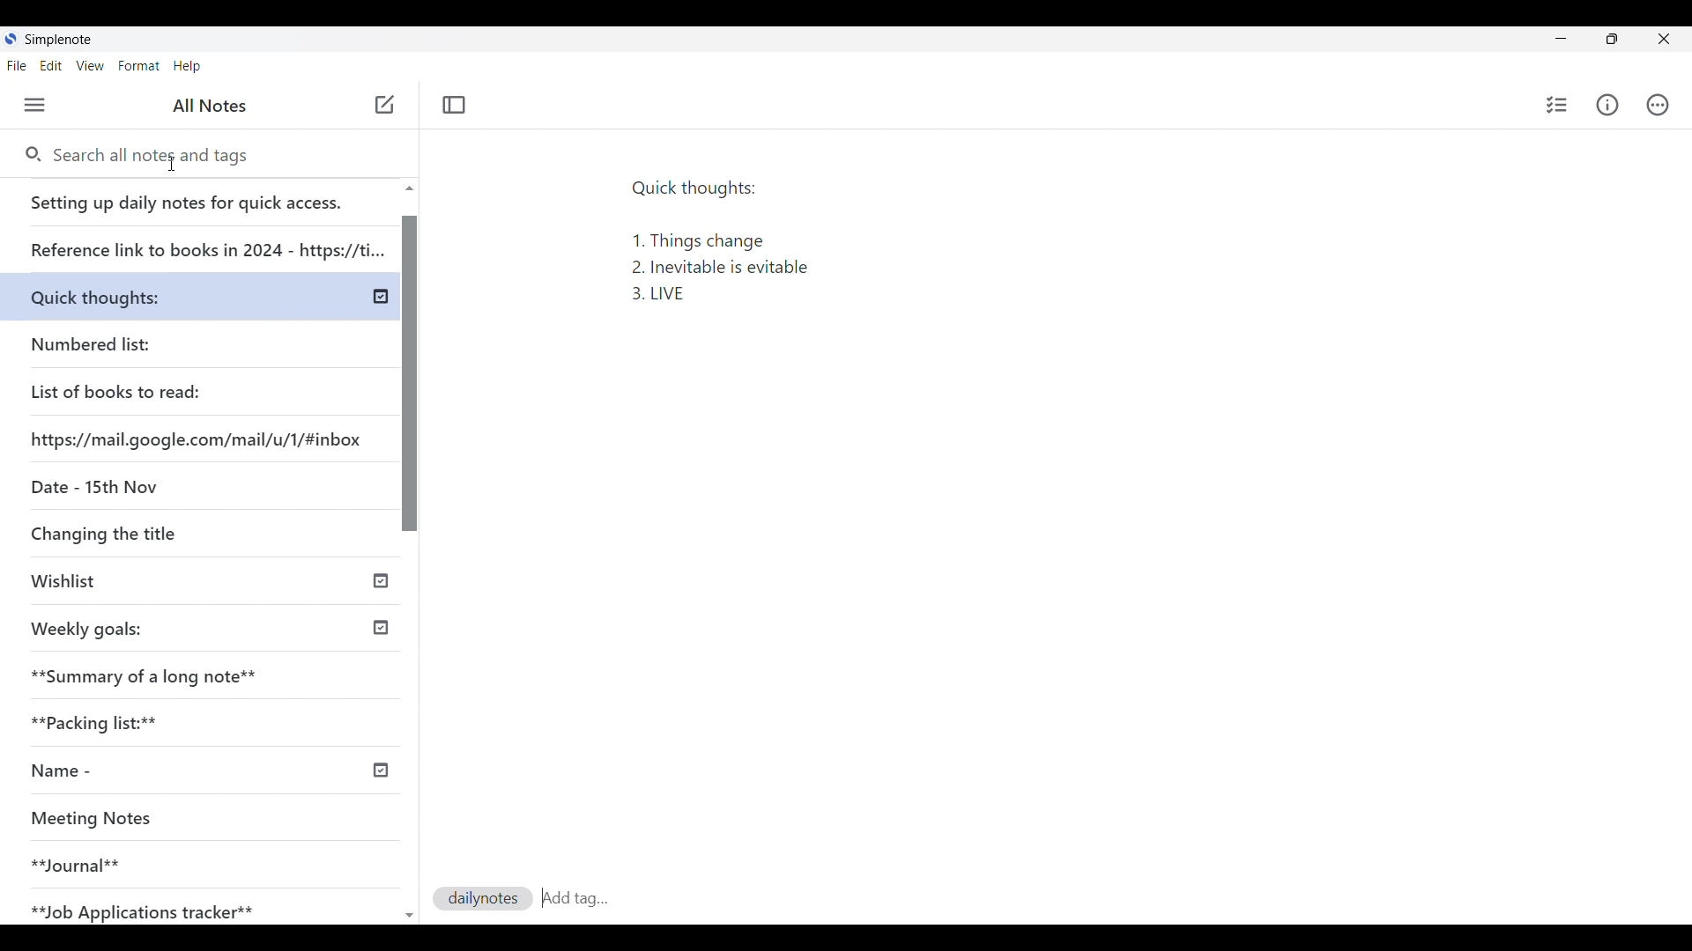 The image size is (1692, 951). What do you see at coordinates (384, 106) in the screenshot?
I see `Cursor position unchanged` at bounding box center [384, 106].